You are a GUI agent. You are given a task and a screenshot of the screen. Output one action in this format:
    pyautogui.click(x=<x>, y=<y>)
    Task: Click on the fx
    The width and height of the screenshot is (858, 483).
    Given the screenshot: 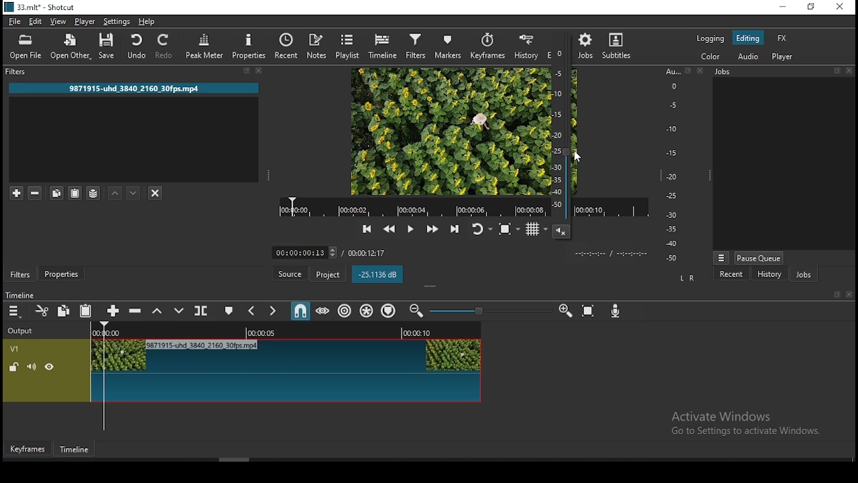 What is the action you would take?
    pyautogui.click(x=783, y=39)
    